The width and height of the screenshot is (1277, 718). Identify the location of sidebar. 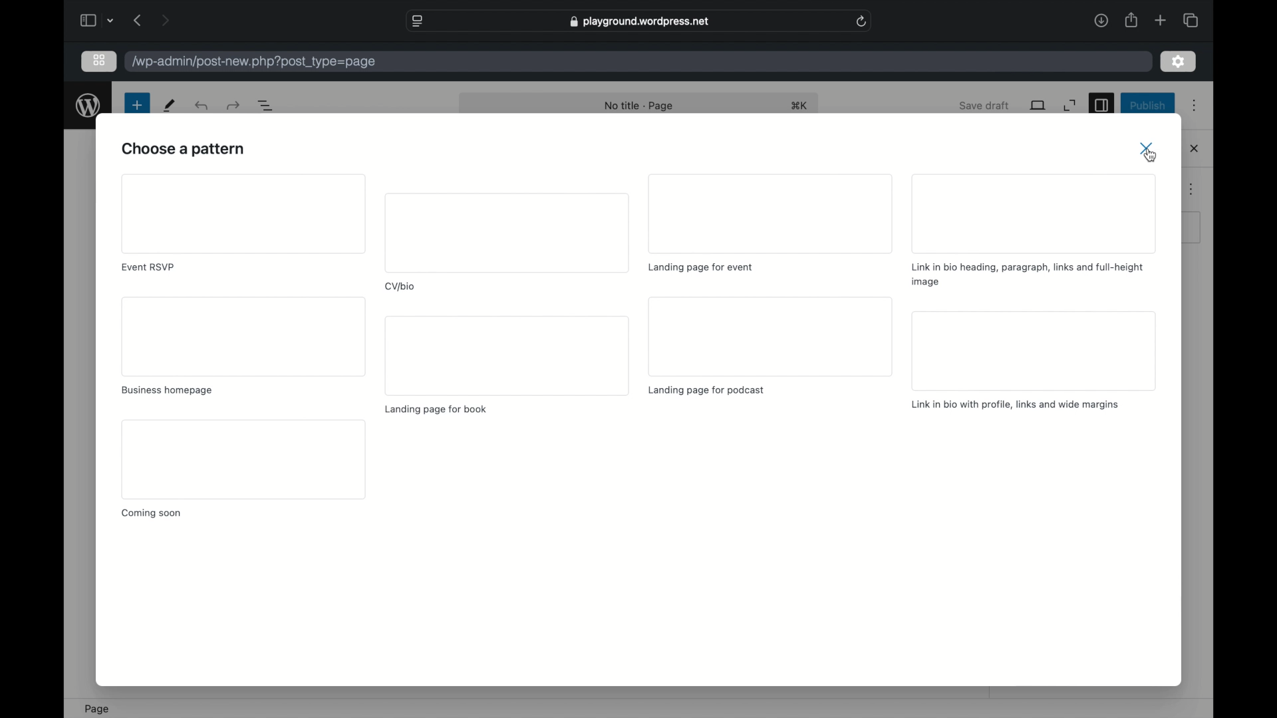
(1101, 106).